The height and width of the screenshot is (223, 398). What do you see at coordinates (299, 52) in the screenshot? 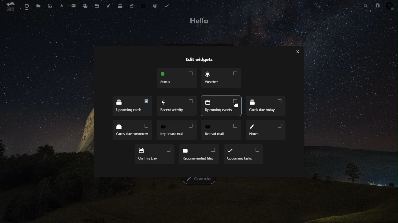
I see `close` at bounding box center [299, 52].